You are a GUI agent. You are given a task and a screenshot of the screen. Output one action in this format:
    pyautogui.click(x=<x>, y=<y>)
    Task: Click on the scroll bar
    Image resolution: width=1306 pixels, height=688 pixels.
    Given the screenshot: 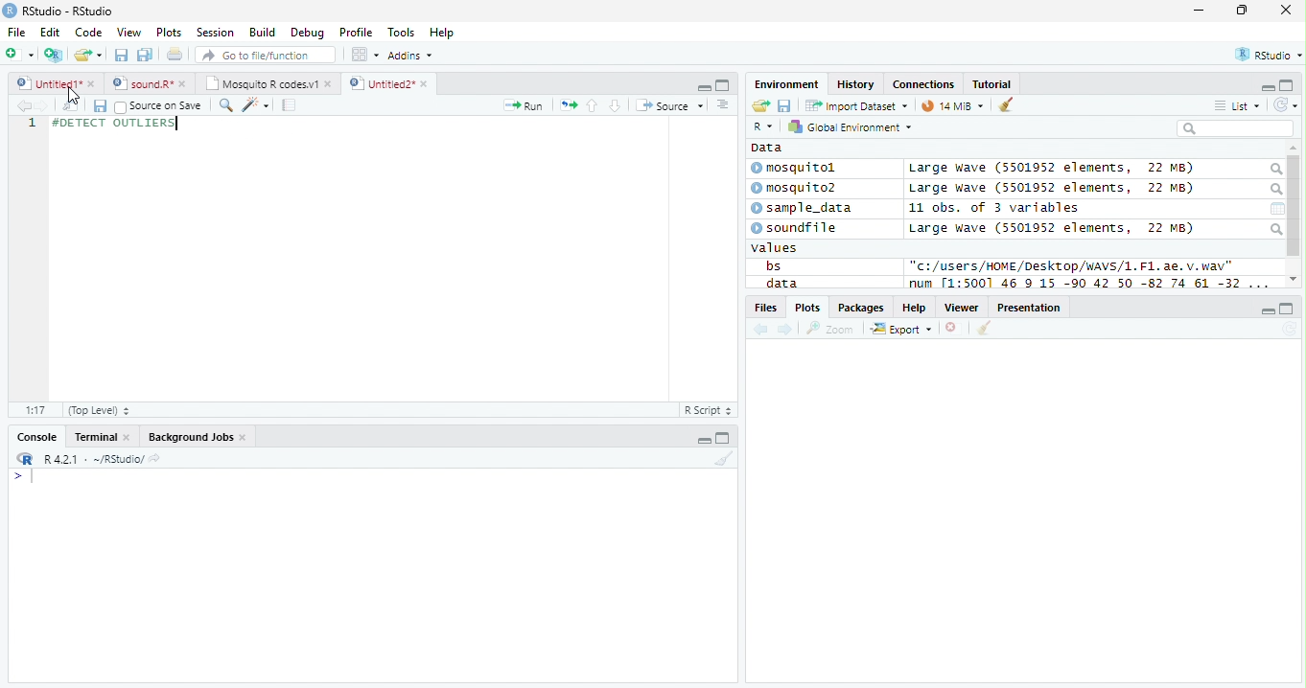 What is the action you would take?
    pyautogui.click(x=1294, y=206)
    